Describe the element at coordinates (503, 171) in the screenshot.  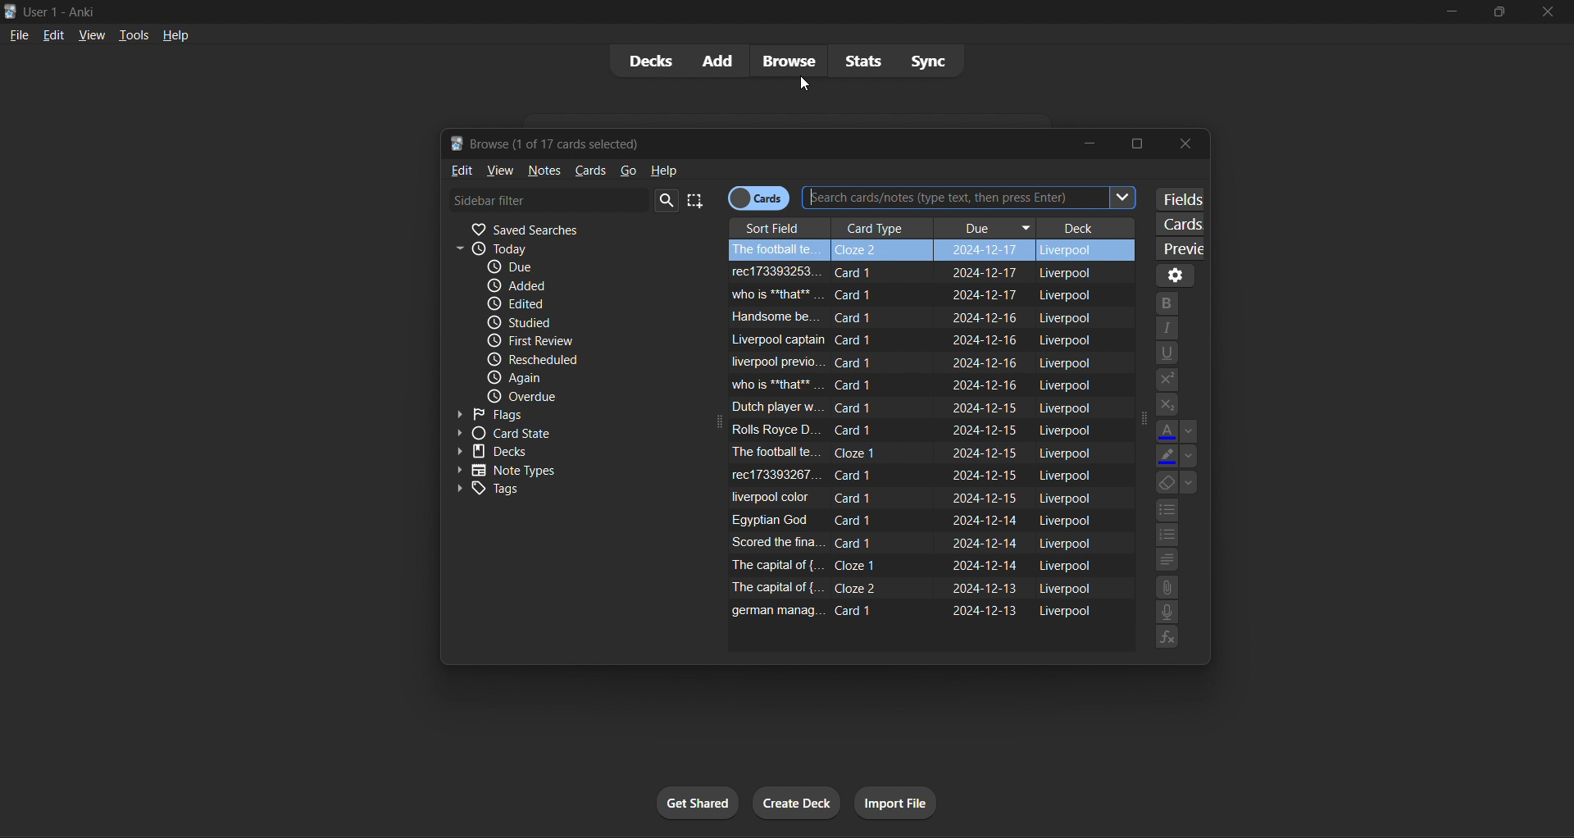
I see `view` at that location.